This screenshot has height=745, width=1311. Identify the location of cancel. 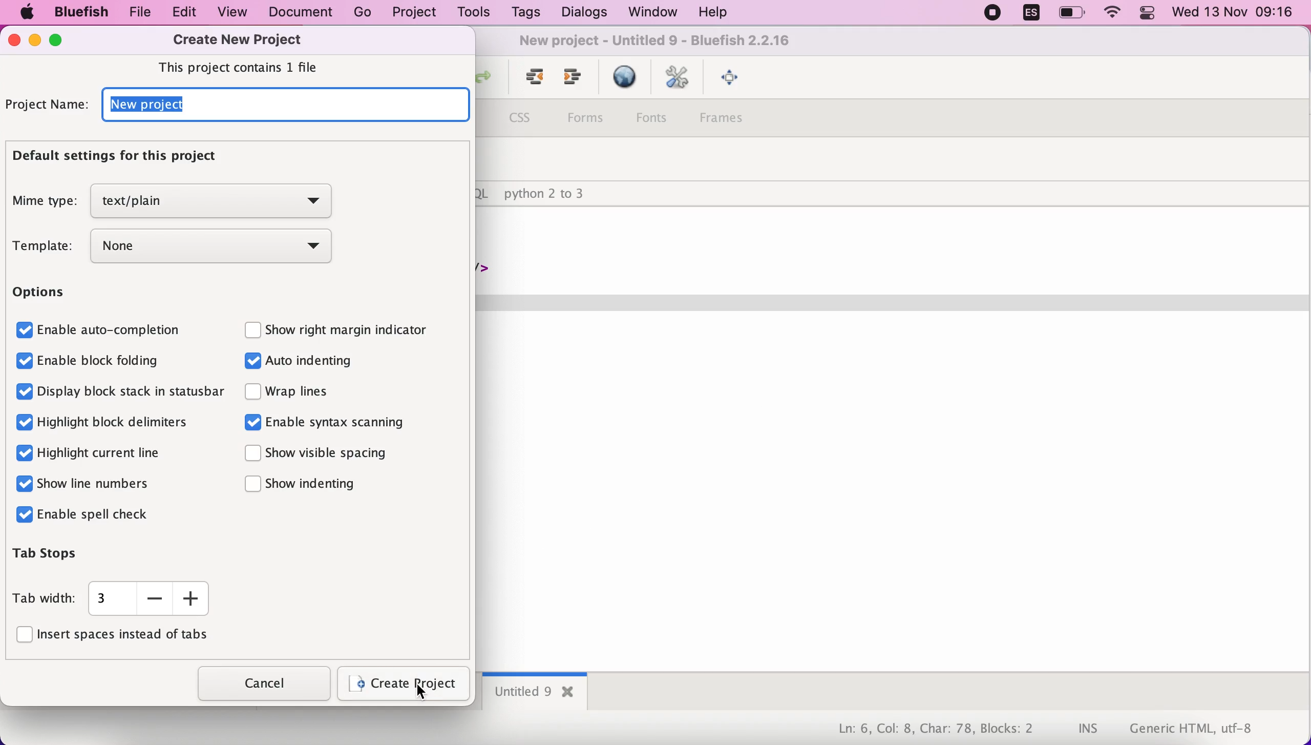
(258, 684).